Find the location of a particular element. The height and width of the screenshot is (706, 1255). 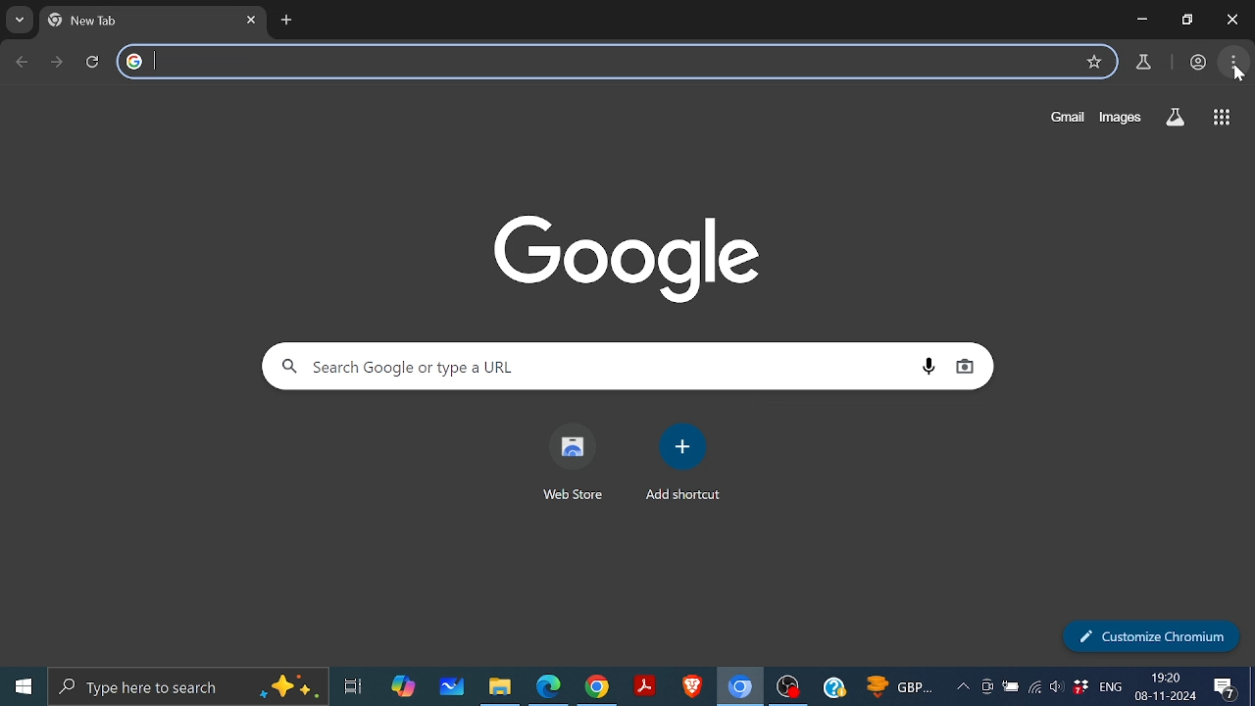

new tab is located at coordinates (135, 21).